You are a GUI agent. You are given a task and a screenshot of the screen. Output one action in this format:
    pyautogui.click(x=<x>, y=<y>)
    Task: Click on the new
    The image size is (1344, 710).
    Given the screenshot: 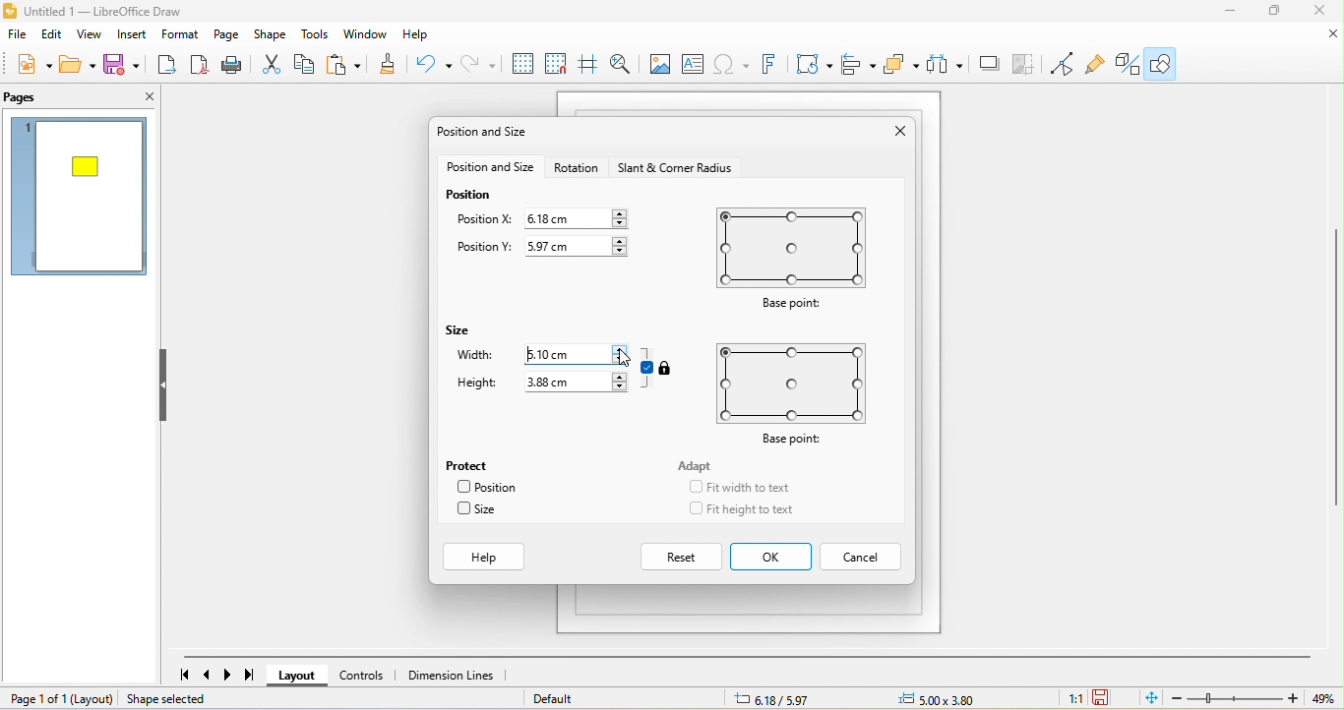 What is the action you would take?
    pyautogui.click(x=28, y=66)
    